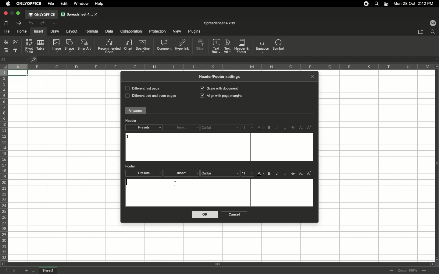 This screenshot has width=439, height=274. What do you see at coordinates (142, 88) in the screenshot?
I see `Different first page` at bounding box center [142, 88].